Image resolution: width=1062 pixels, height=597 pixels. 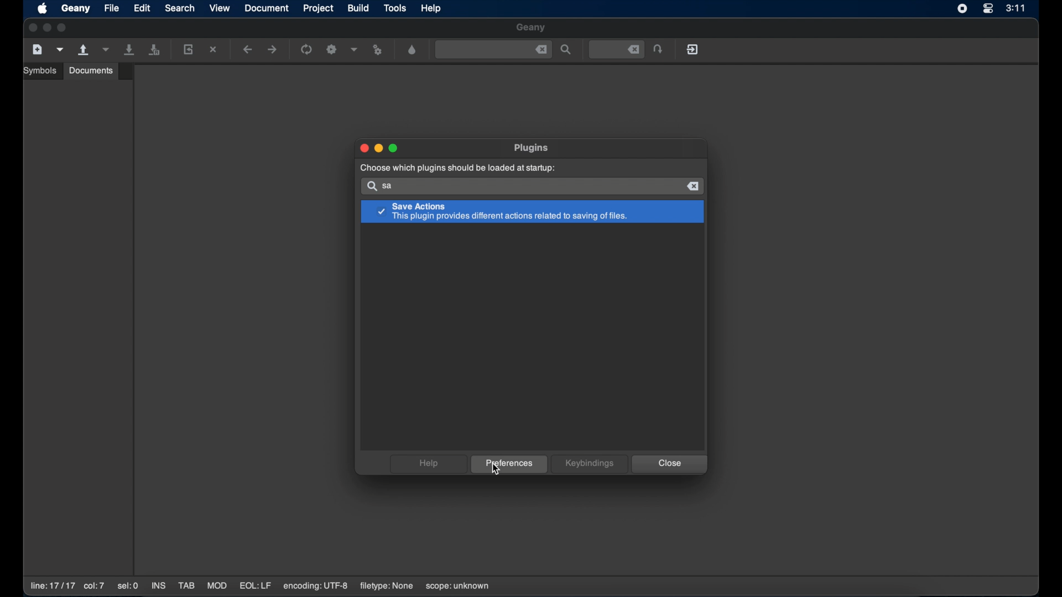 What do you see at coordinates (217, 586) in the screenshot?
I see `MOD` at bounding box center [217, 586].